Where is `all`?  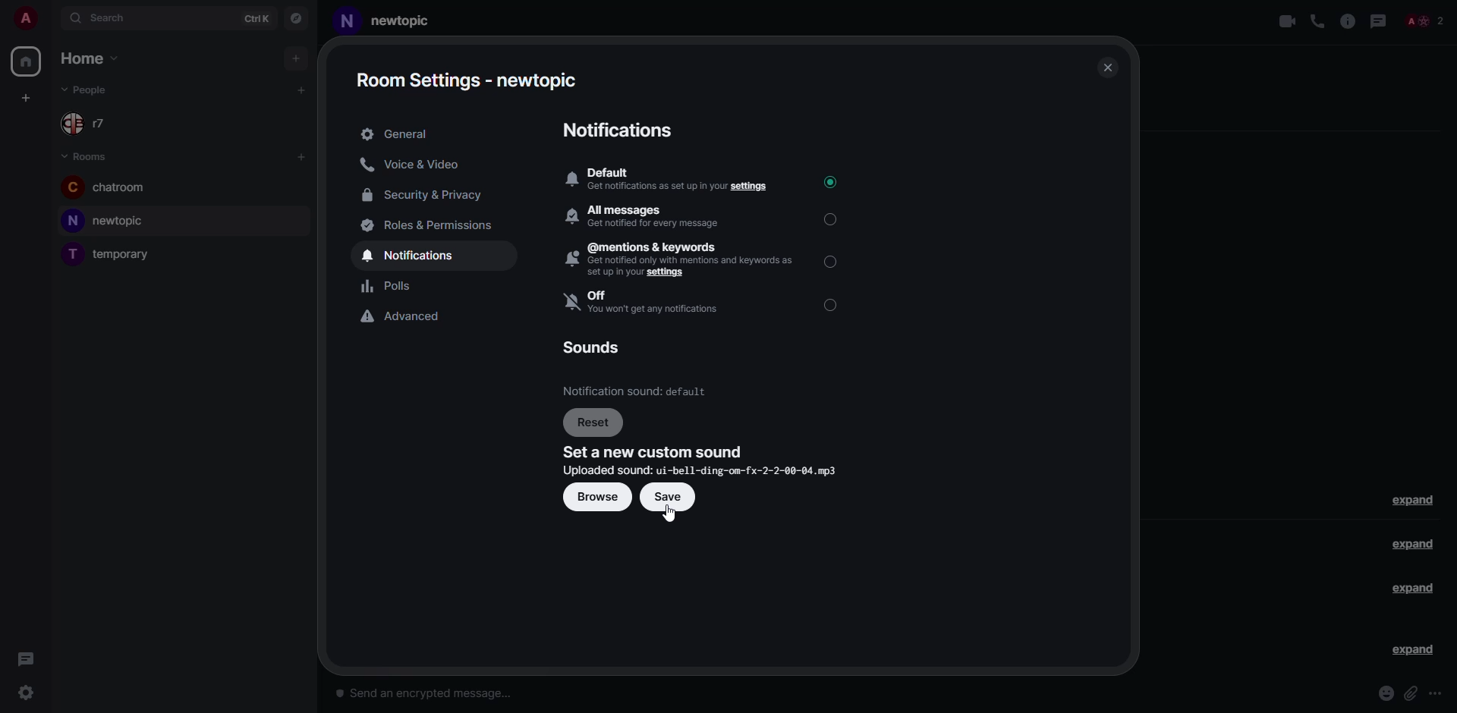
all is located at coordinates (651, 216).